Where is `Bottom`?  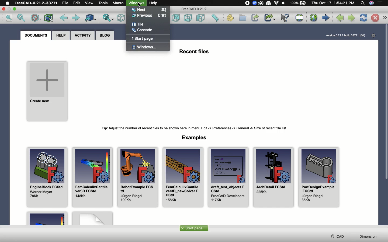
Bottom is located at coordinates (189, 18).